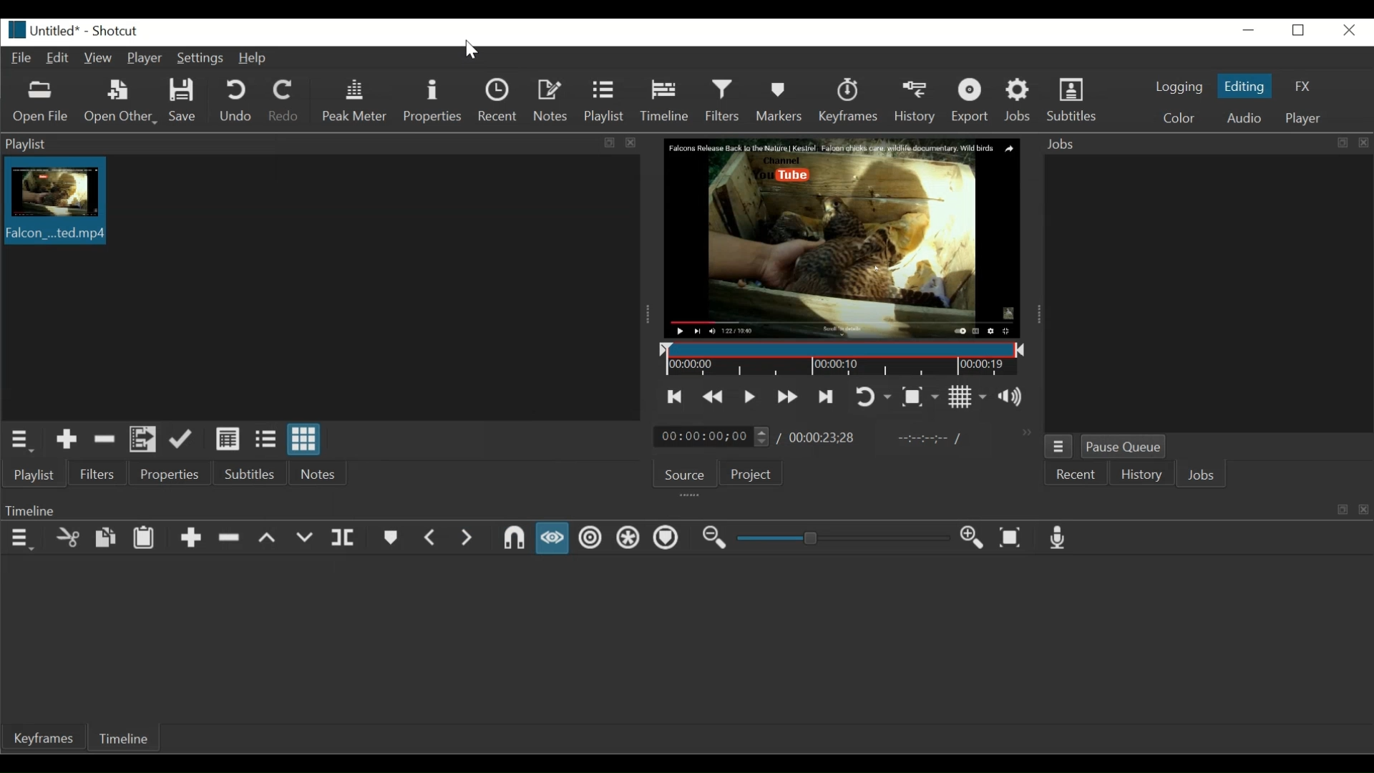 This screenshot has width=1374, height=773. Describe the element at coordinates (970, 397) in the screenshot. I see `Toggle grid display on the player` at that location.